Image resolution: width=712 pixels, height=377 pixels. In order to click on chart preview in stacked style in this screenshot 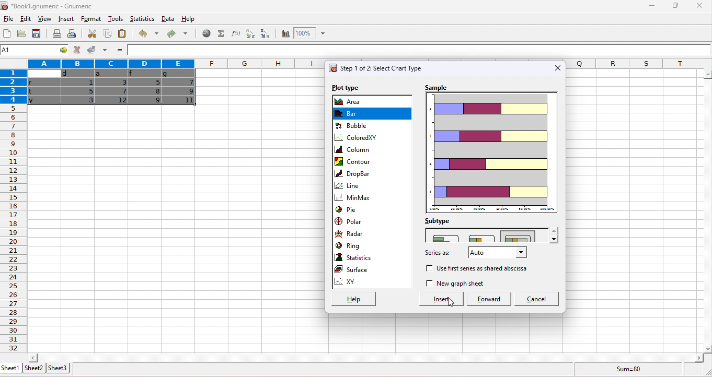, I will do `click(492, 152)`.